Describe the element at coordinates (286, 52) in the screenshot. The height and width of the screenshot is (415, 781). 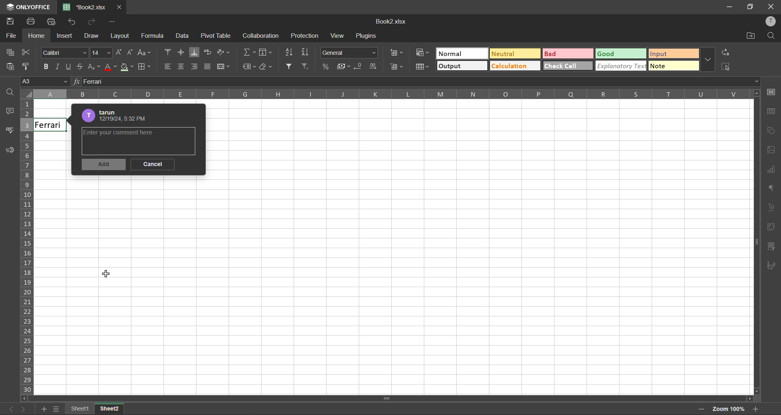
I see `sort ascending` at that location.